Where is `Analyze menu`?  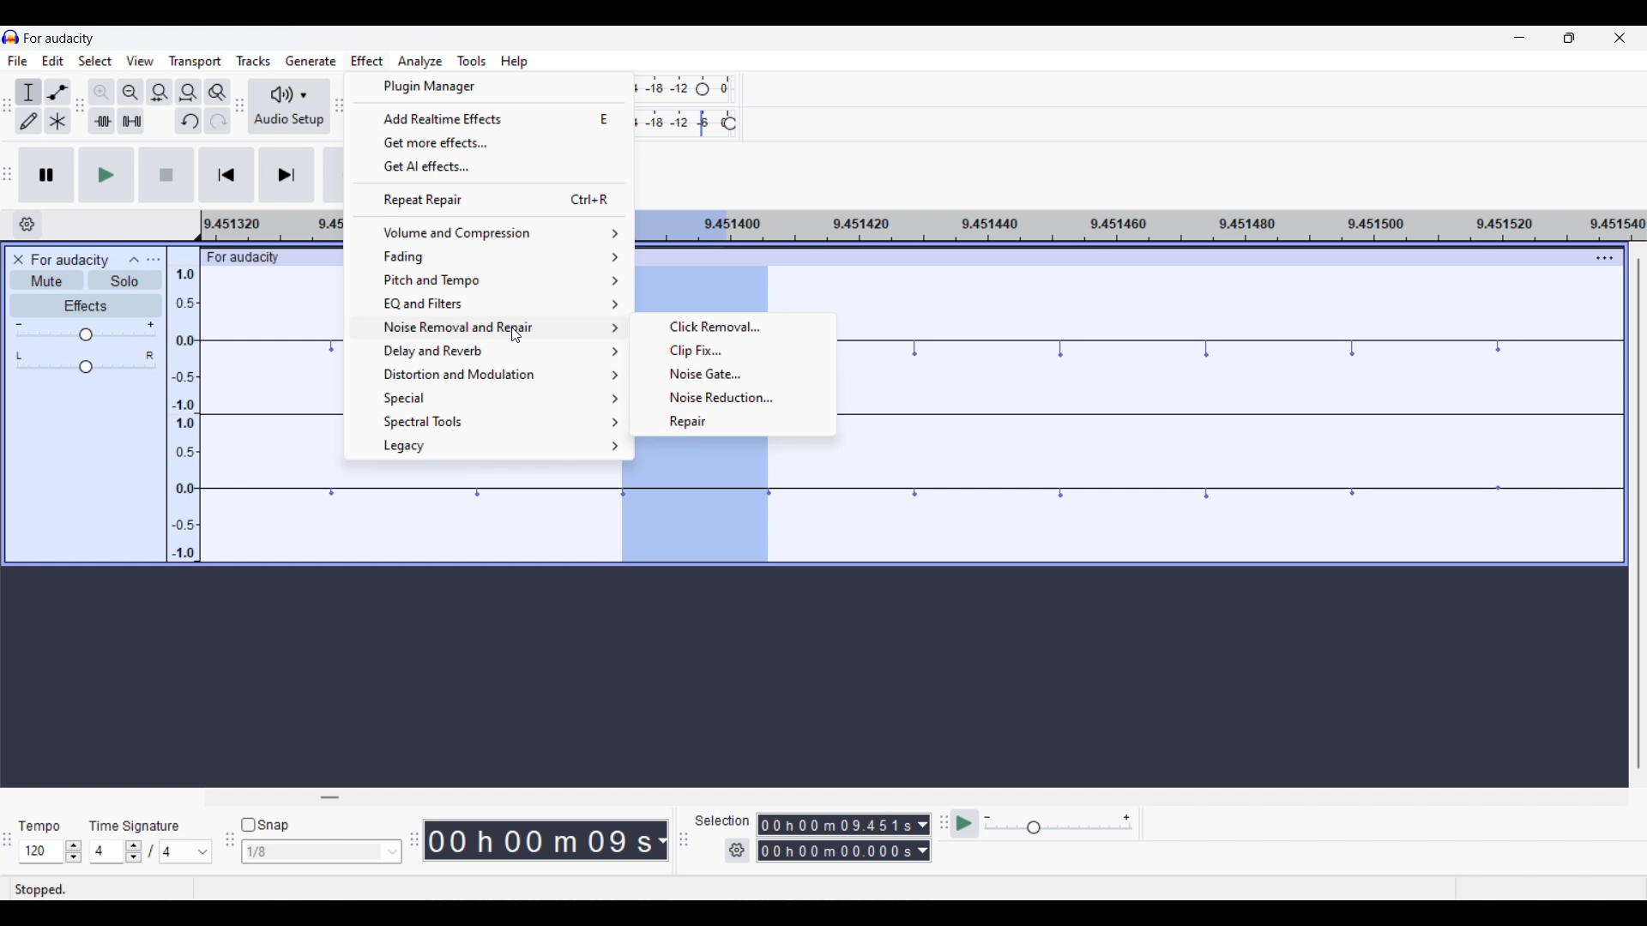 Analyze menu is located at coordinates (422, 62).